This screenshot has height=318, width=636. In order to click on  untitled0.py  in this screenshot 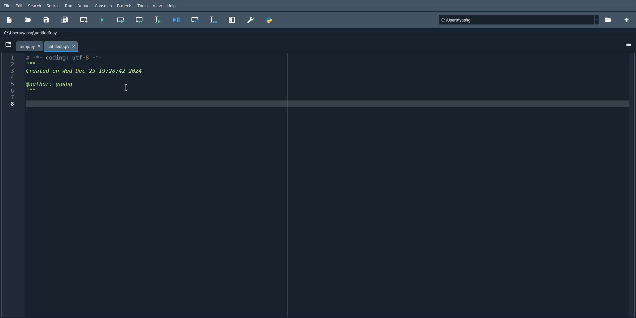, I will do `click(62, 47)`.